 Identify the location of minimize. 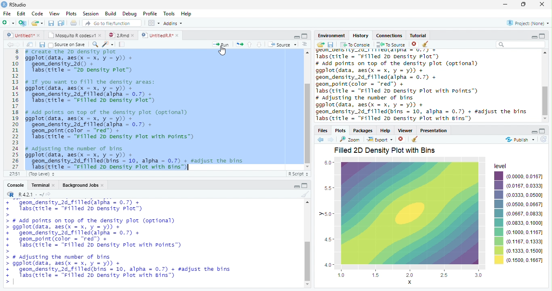
(297, 37).